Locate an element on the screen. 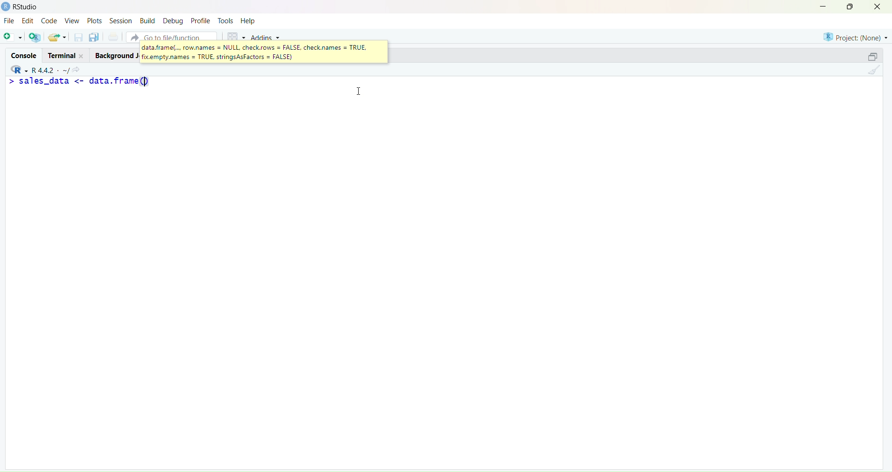 The width and height of the screenshot is (892, 472). cursor is located at coordinates (361, 93).